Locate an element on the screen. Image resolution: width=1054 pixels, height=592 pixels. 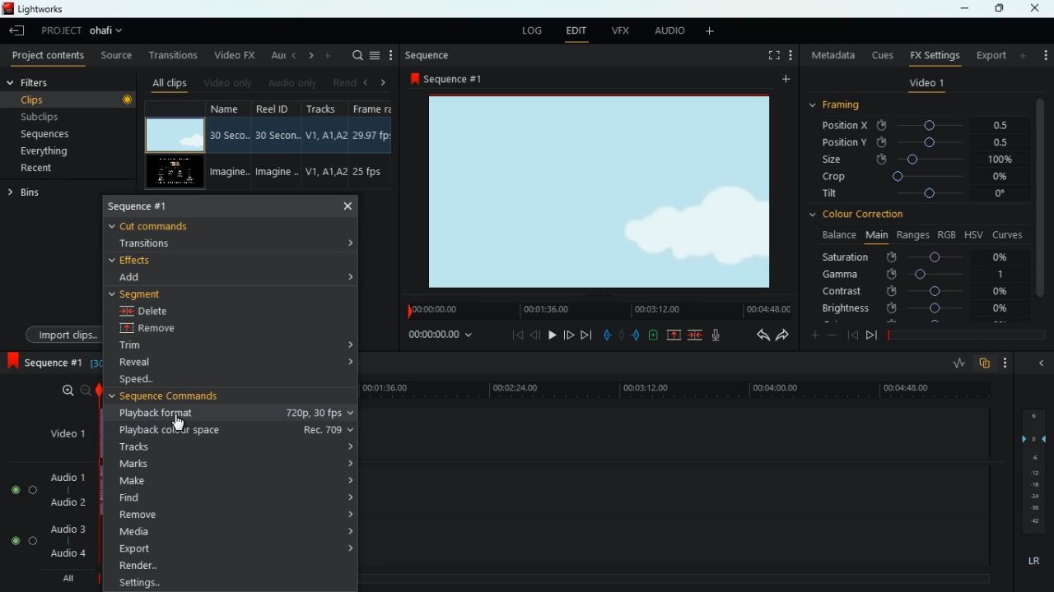
contrast is located at coordinates (914, 292).